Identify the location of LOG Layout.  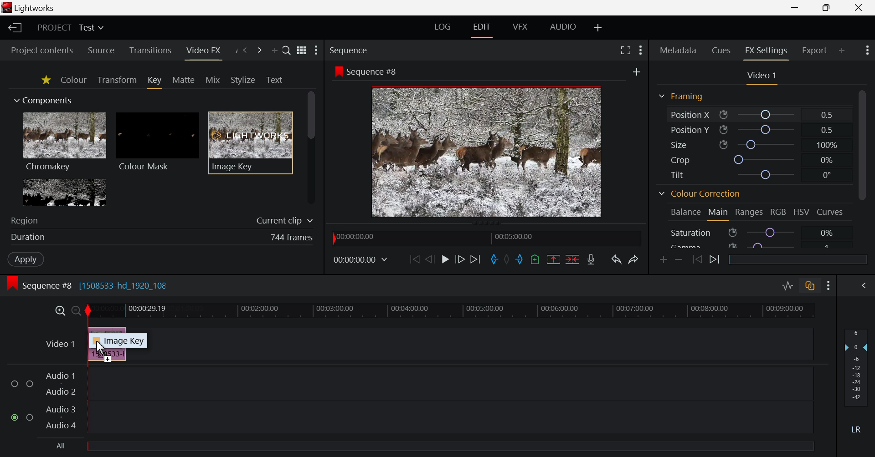
(445, 27).